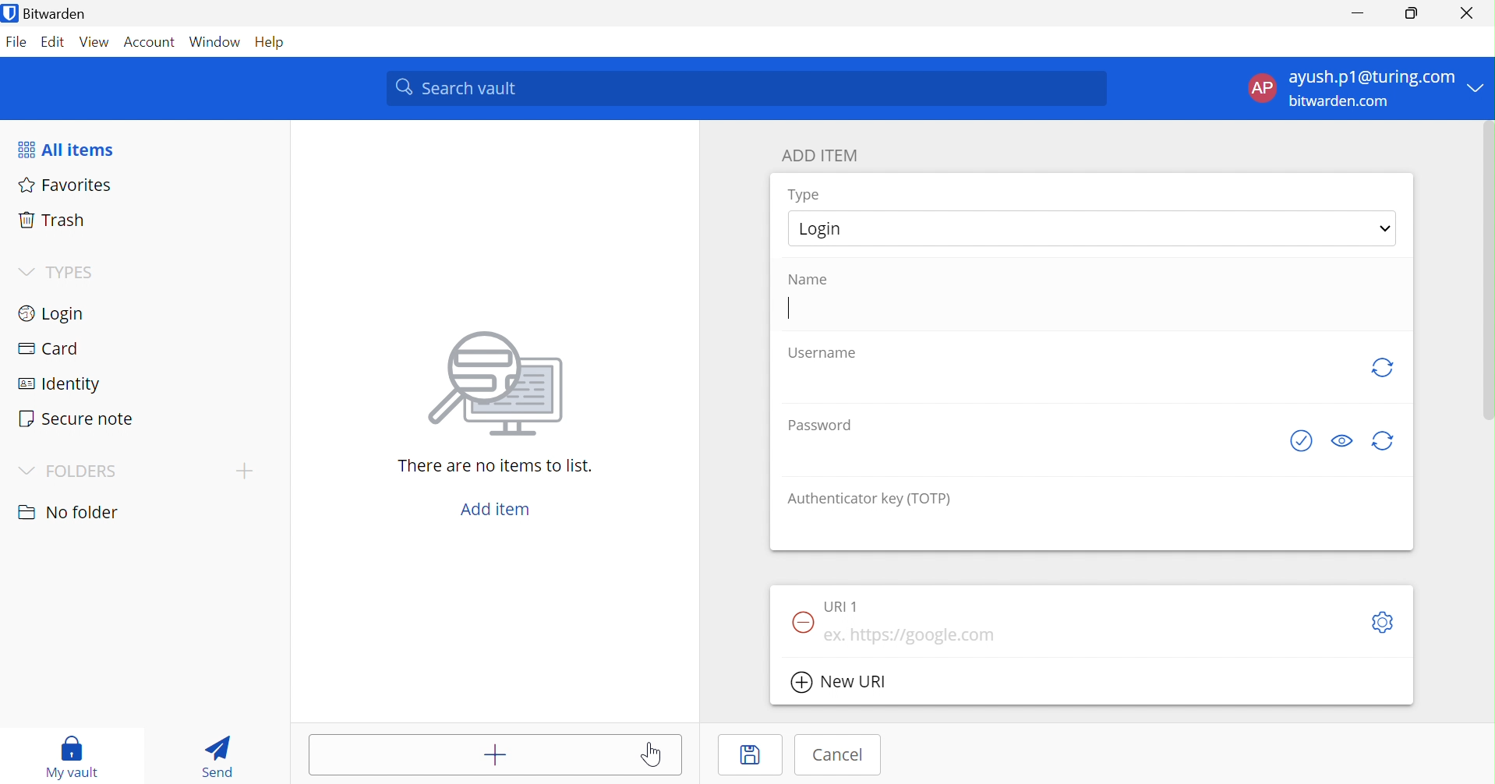 This screenshot has height=784, width=1495. Describe the element at coordinates (66, 185) in the screenshot. I see `Favorites` at that location.